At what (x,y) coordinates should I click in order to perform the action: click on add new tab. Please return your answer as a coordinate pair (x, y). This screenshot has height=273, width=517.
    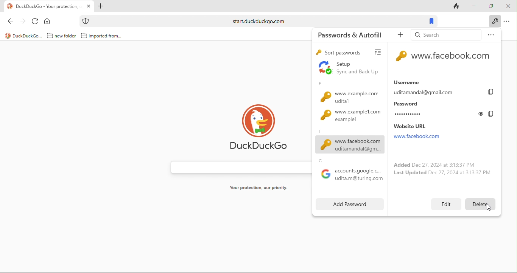
    Looking at the image, I should click on (100, 7).